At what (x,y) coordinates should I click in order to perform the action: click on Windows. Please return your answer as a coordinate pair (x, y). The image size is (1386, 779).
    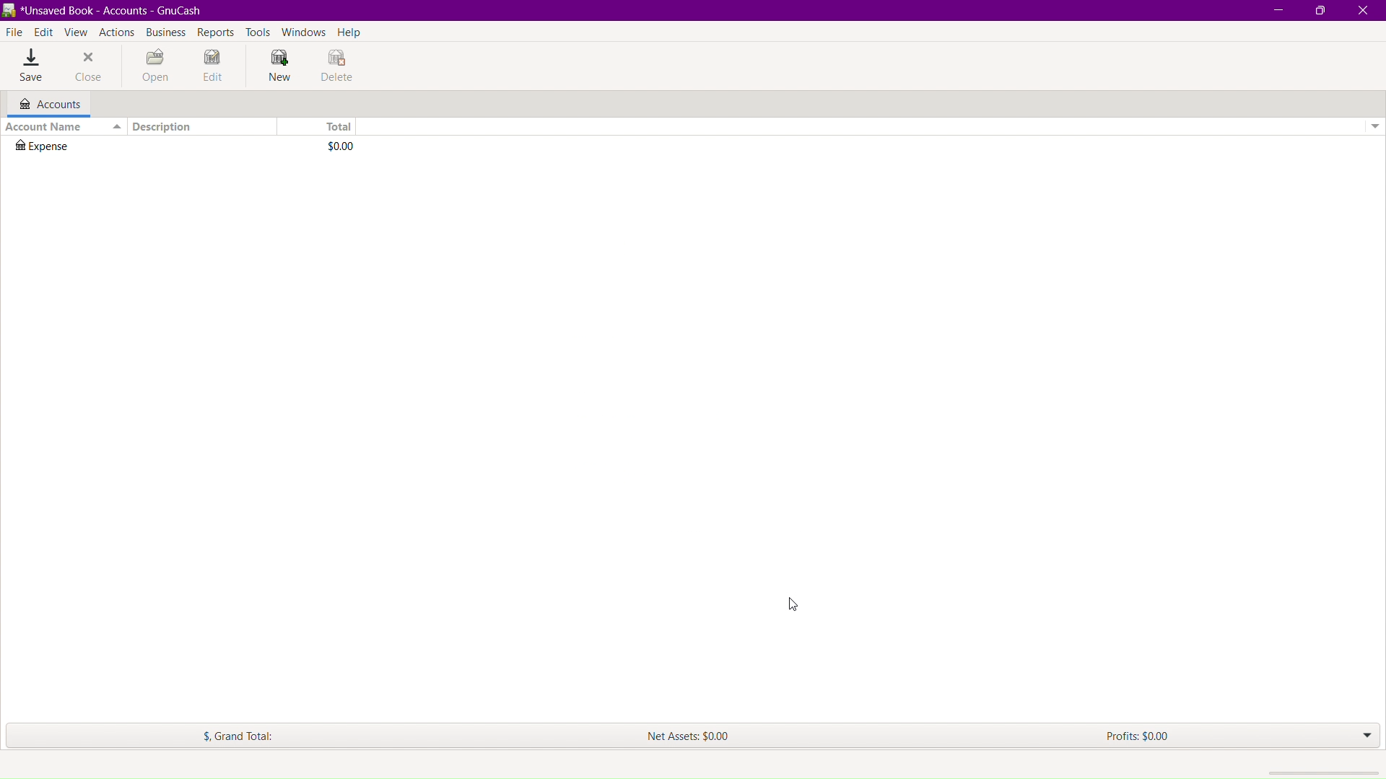
    Looking at the image, I should click on (304, 30).